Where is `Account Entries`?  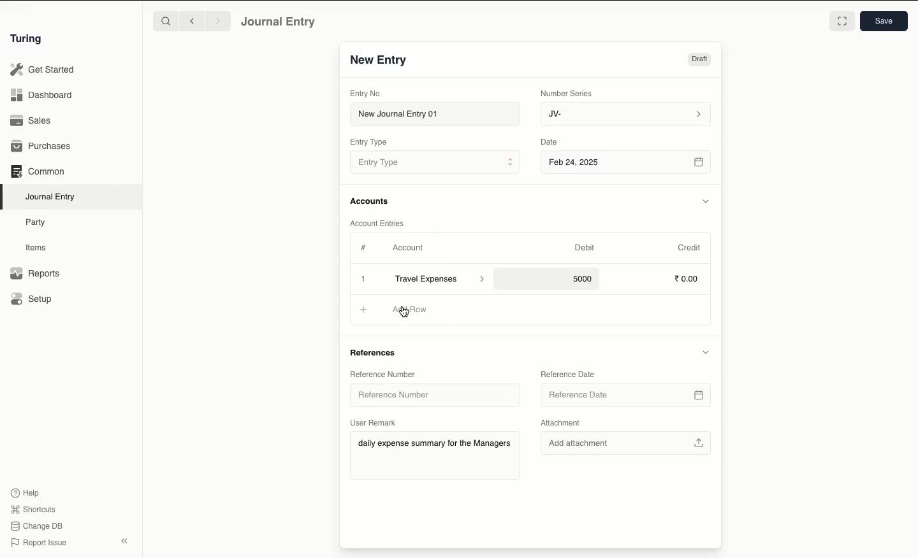 Account Entries is located at coordinates (379, 223).